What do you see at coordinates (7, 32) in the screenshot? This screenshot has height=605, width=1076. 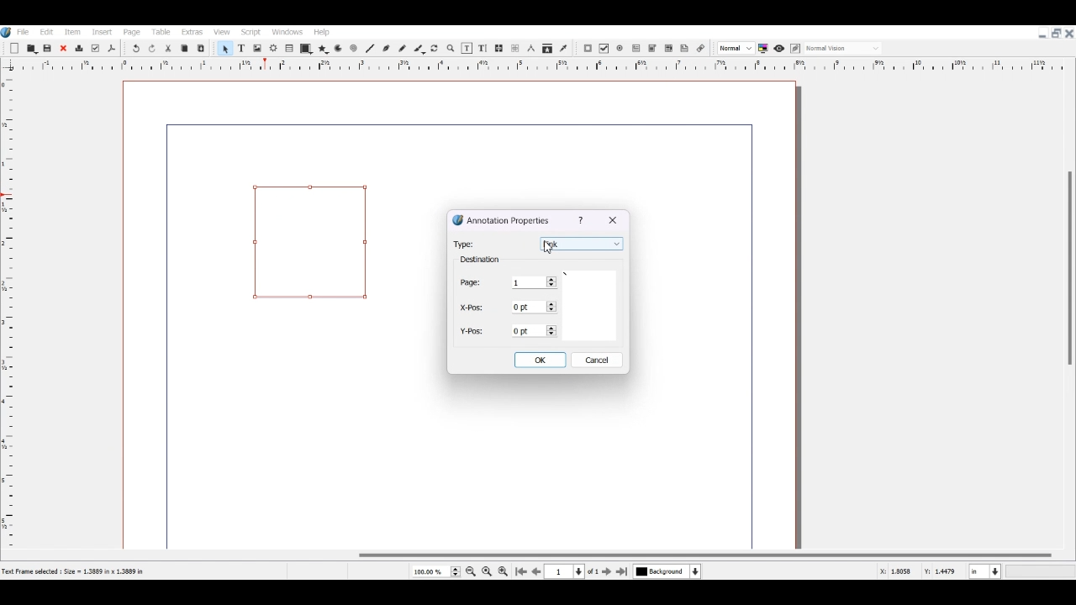 I see `Logo` at bounding box center [7, 32].